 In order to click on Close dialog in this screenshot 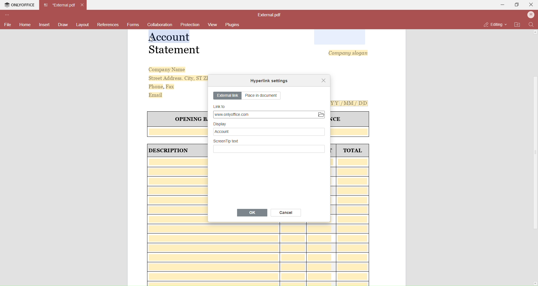, I will do `click(323, 80)`.